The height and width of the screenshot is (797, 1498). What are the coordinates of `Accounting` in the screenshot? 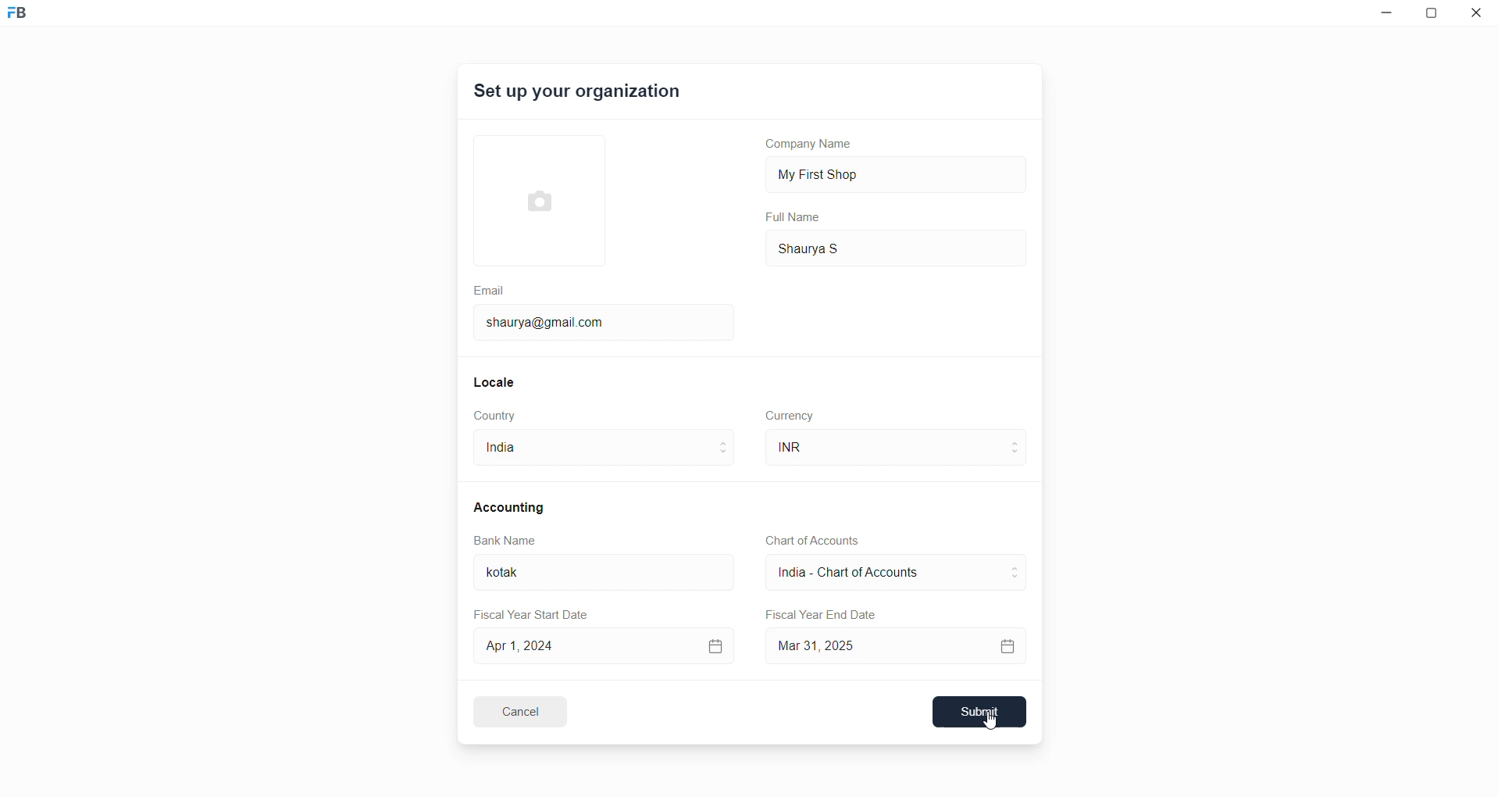 It's located at (512, 506).